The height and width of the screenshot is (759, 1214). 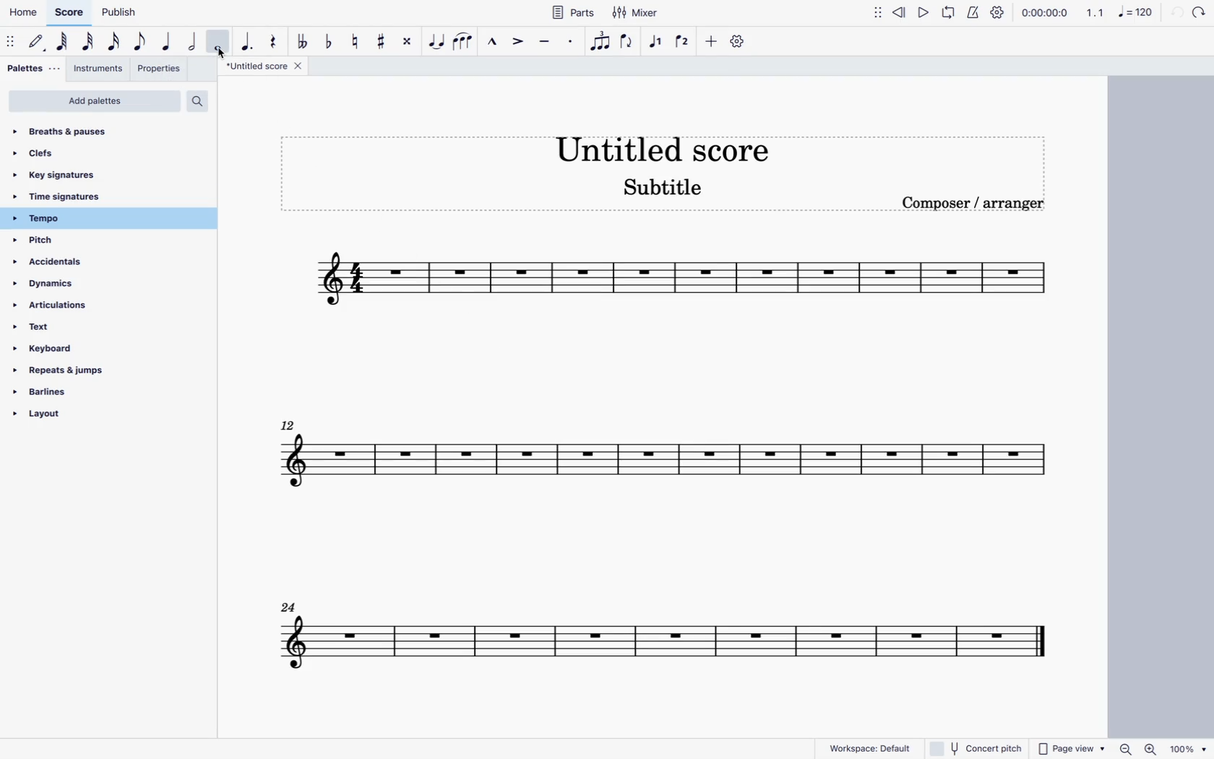 I want to click on toggle natural, so click(x=354, y=40).